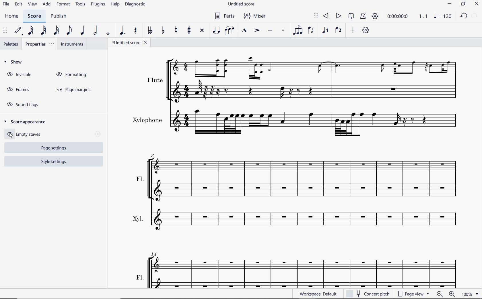 Image resolution: width=482 pixels, height=299 pixels. What do you see at coordinates (370, 294) in the screenshot?
I see `CONCERT PITCH` at bounding box center [370, 294].